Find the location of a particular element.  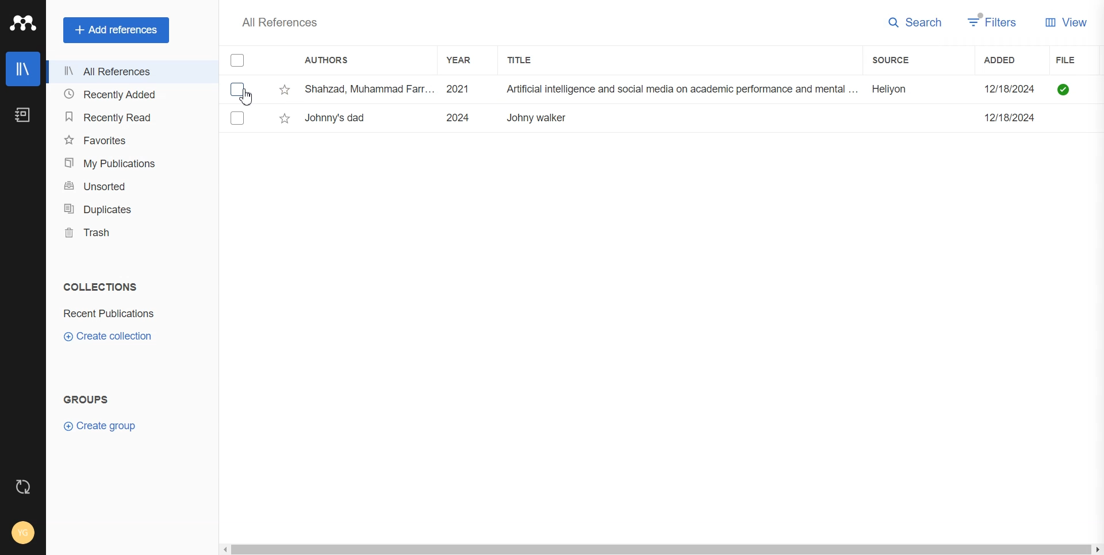

select entry is located at coordinates (237, 118).